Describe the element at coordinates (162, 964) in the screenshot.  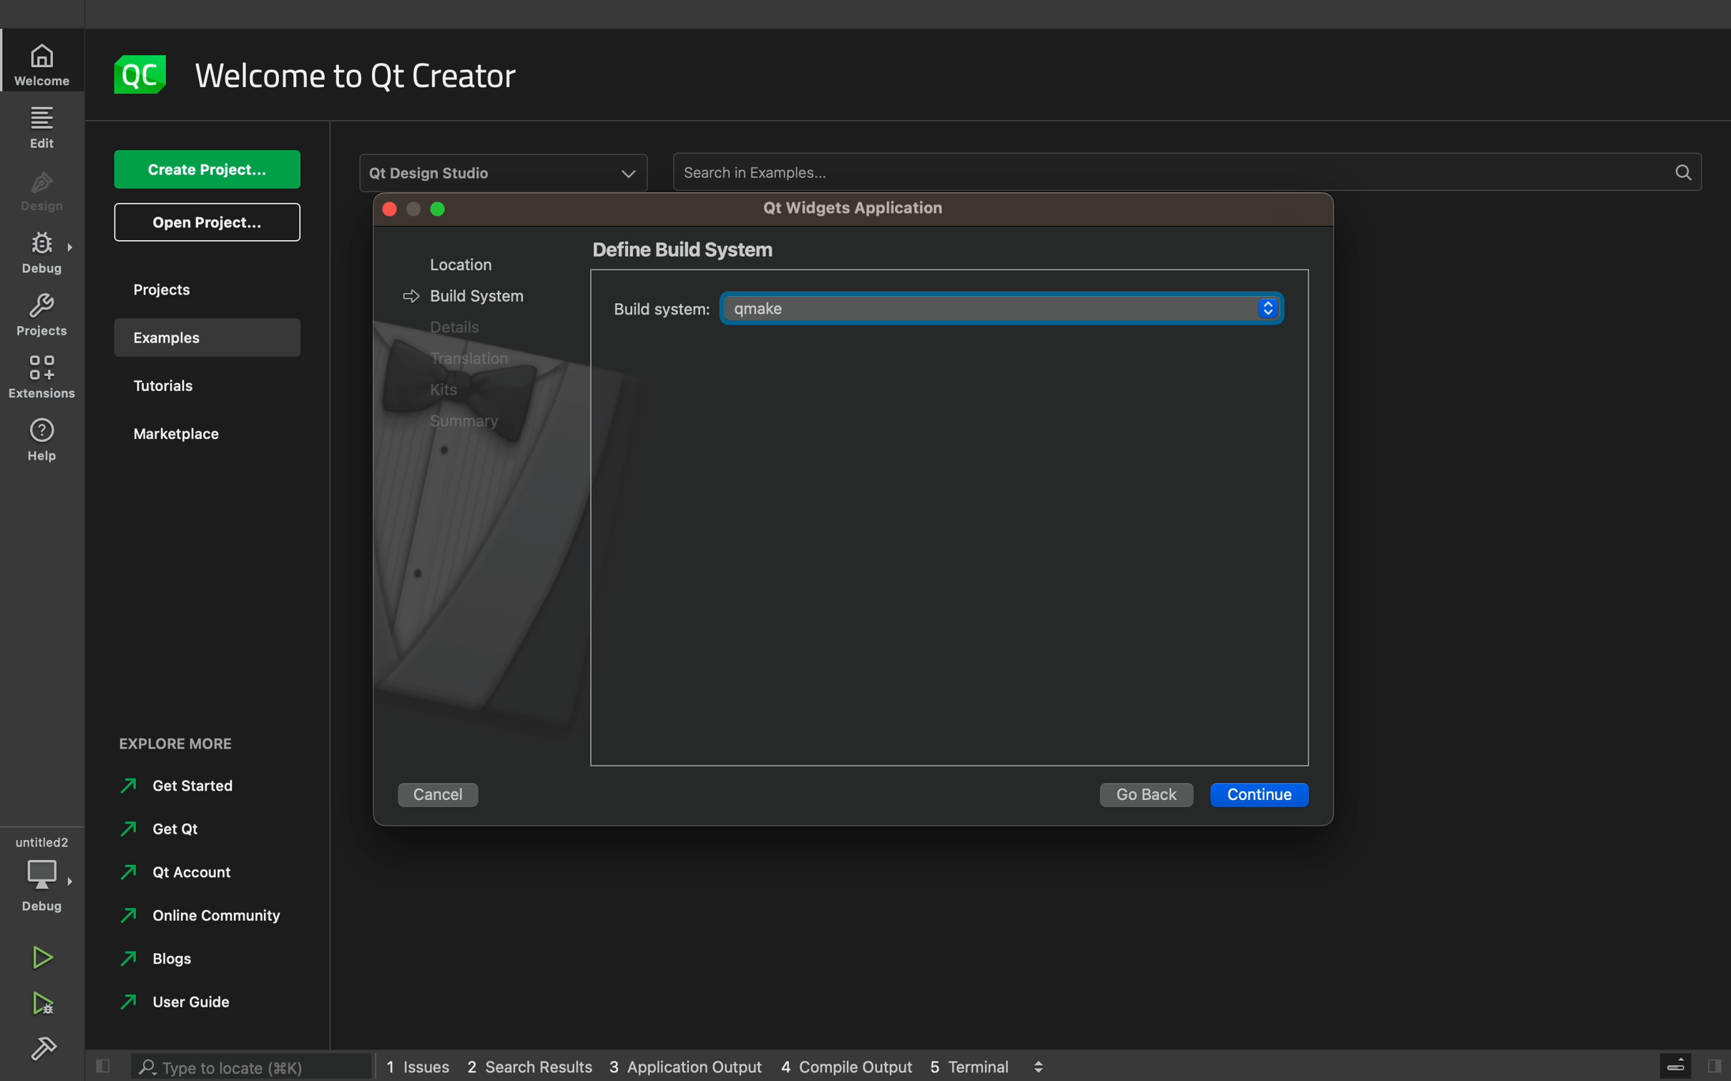
I see `` at that location.